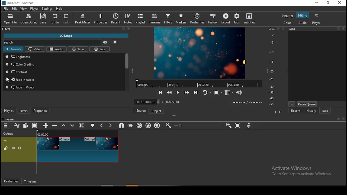  I want to click on timeline, so click(8, 118).